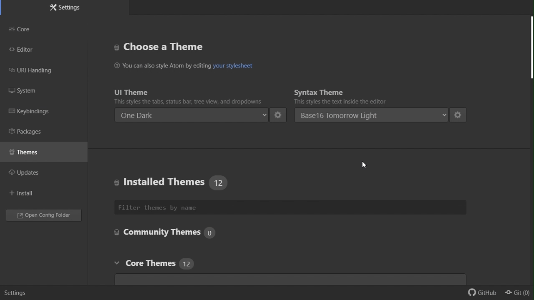  I want to click on git, so click(518, 293).